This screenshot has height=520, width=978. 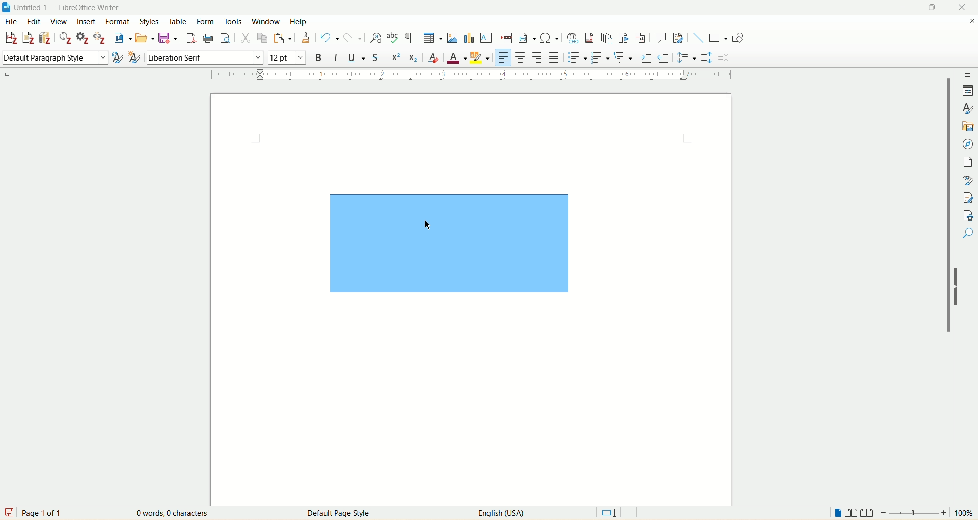 I want to click on page, so click(x=967, y=163).